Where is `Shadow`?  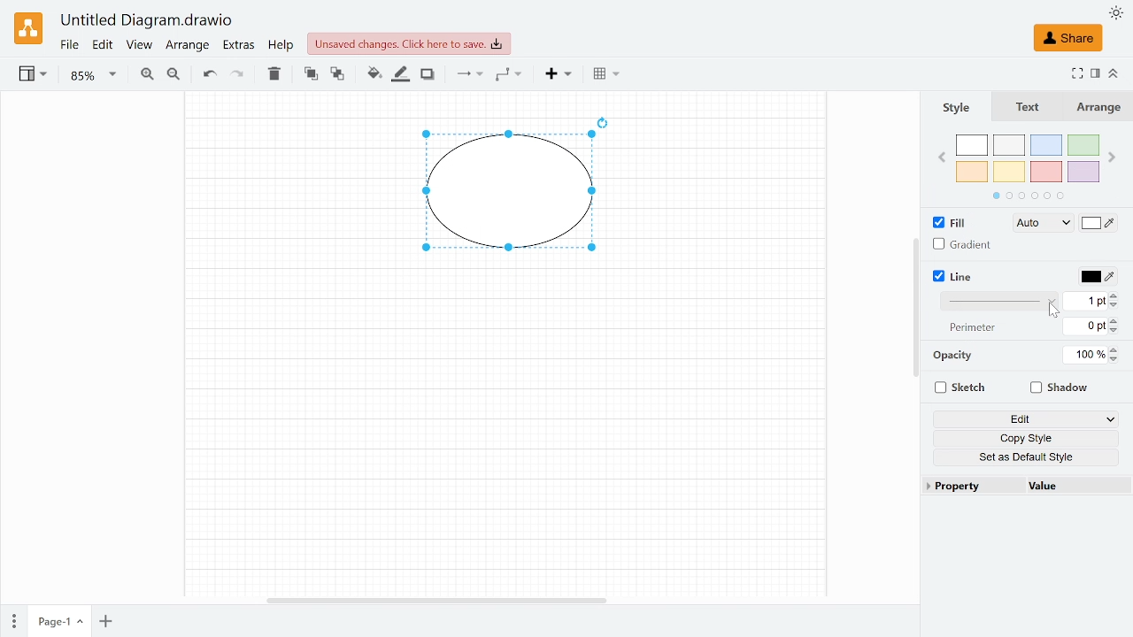
Shadow is located at coordinates (1061, 389).